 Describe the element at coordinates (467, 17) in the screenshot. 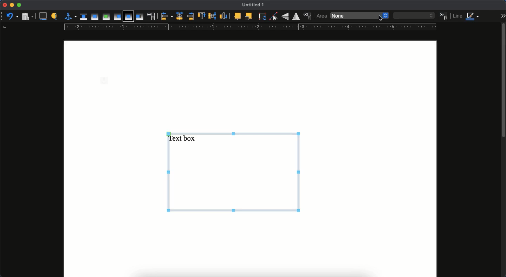

I see `line color` at that location.